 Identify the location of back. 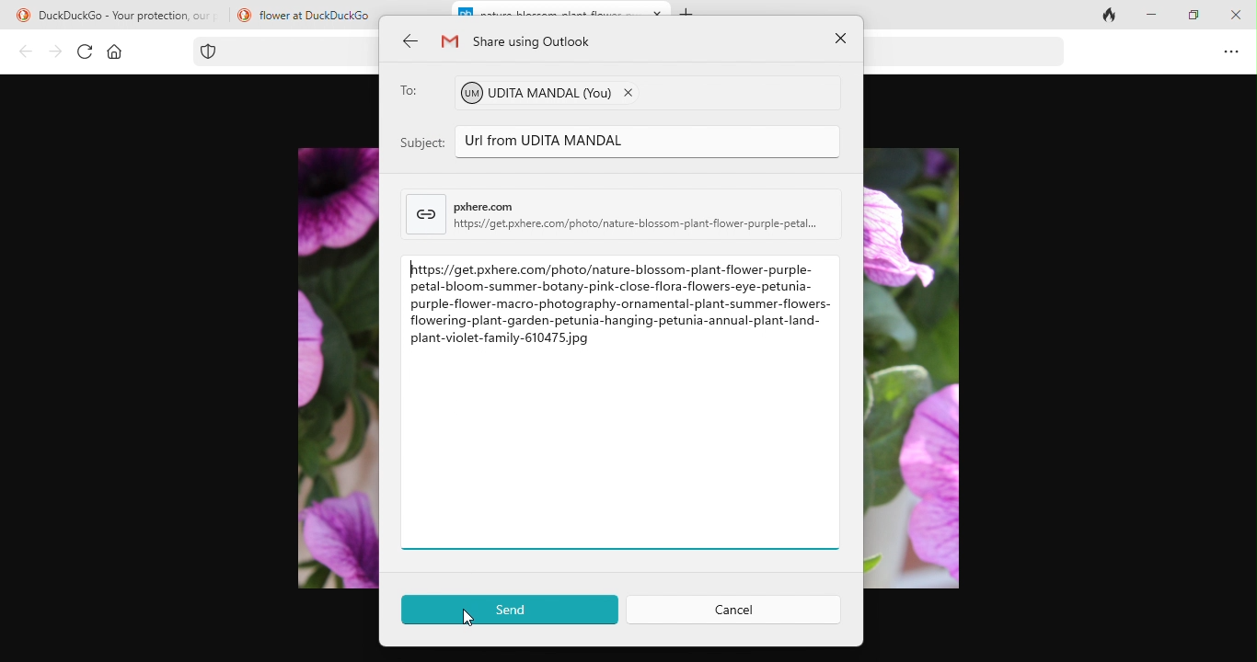
(406, 41).